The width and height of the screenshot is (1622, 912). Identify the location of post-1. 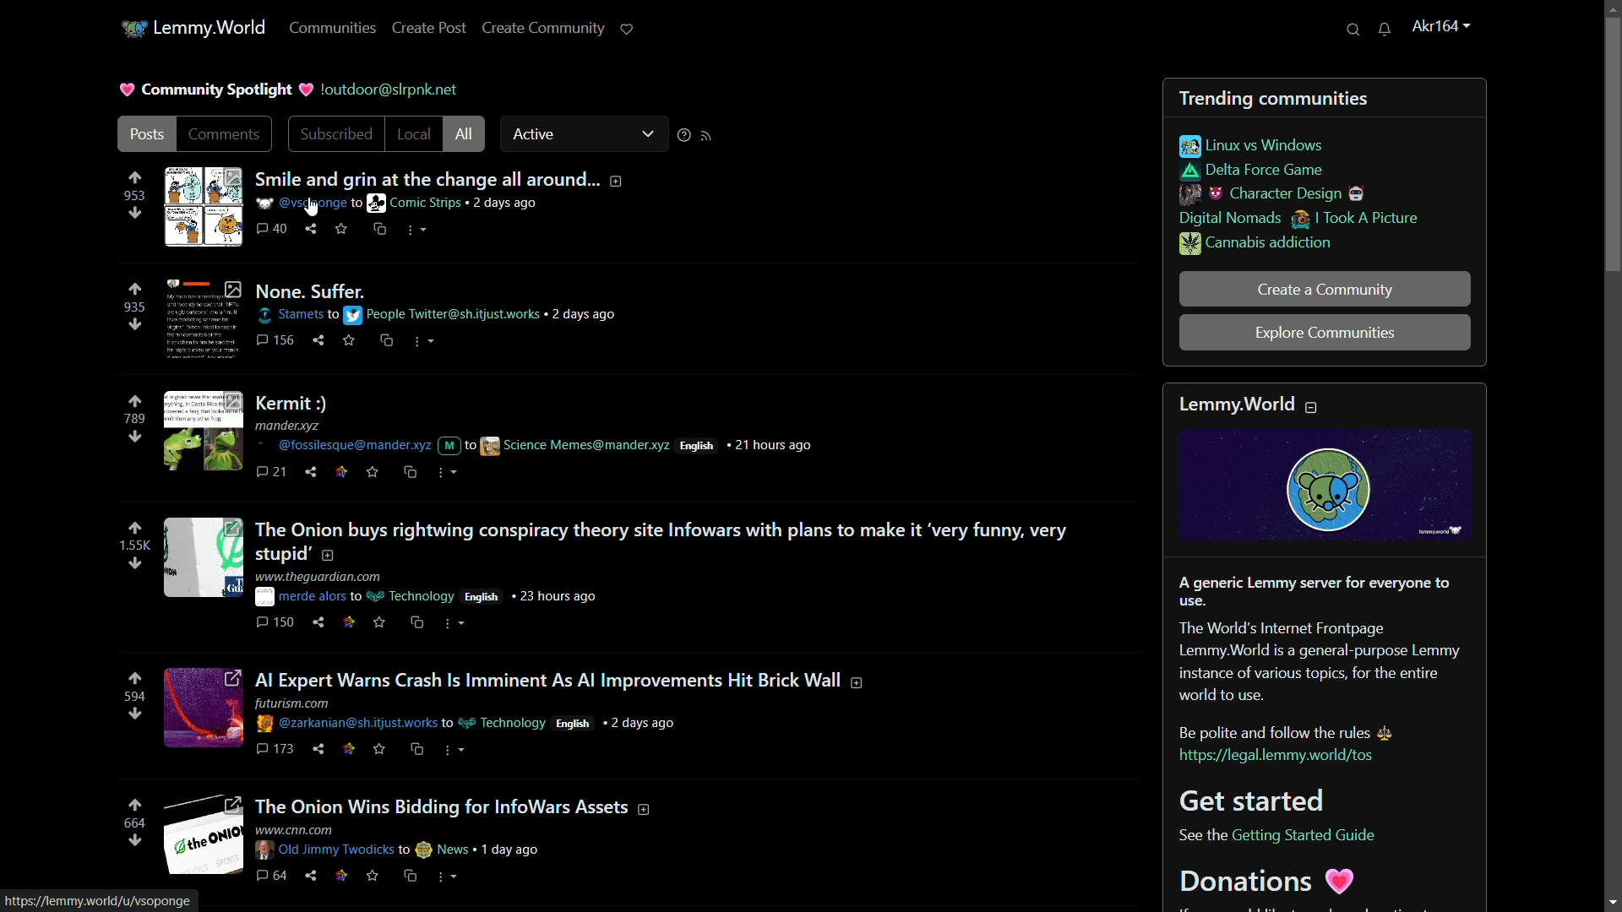
(438, 177).